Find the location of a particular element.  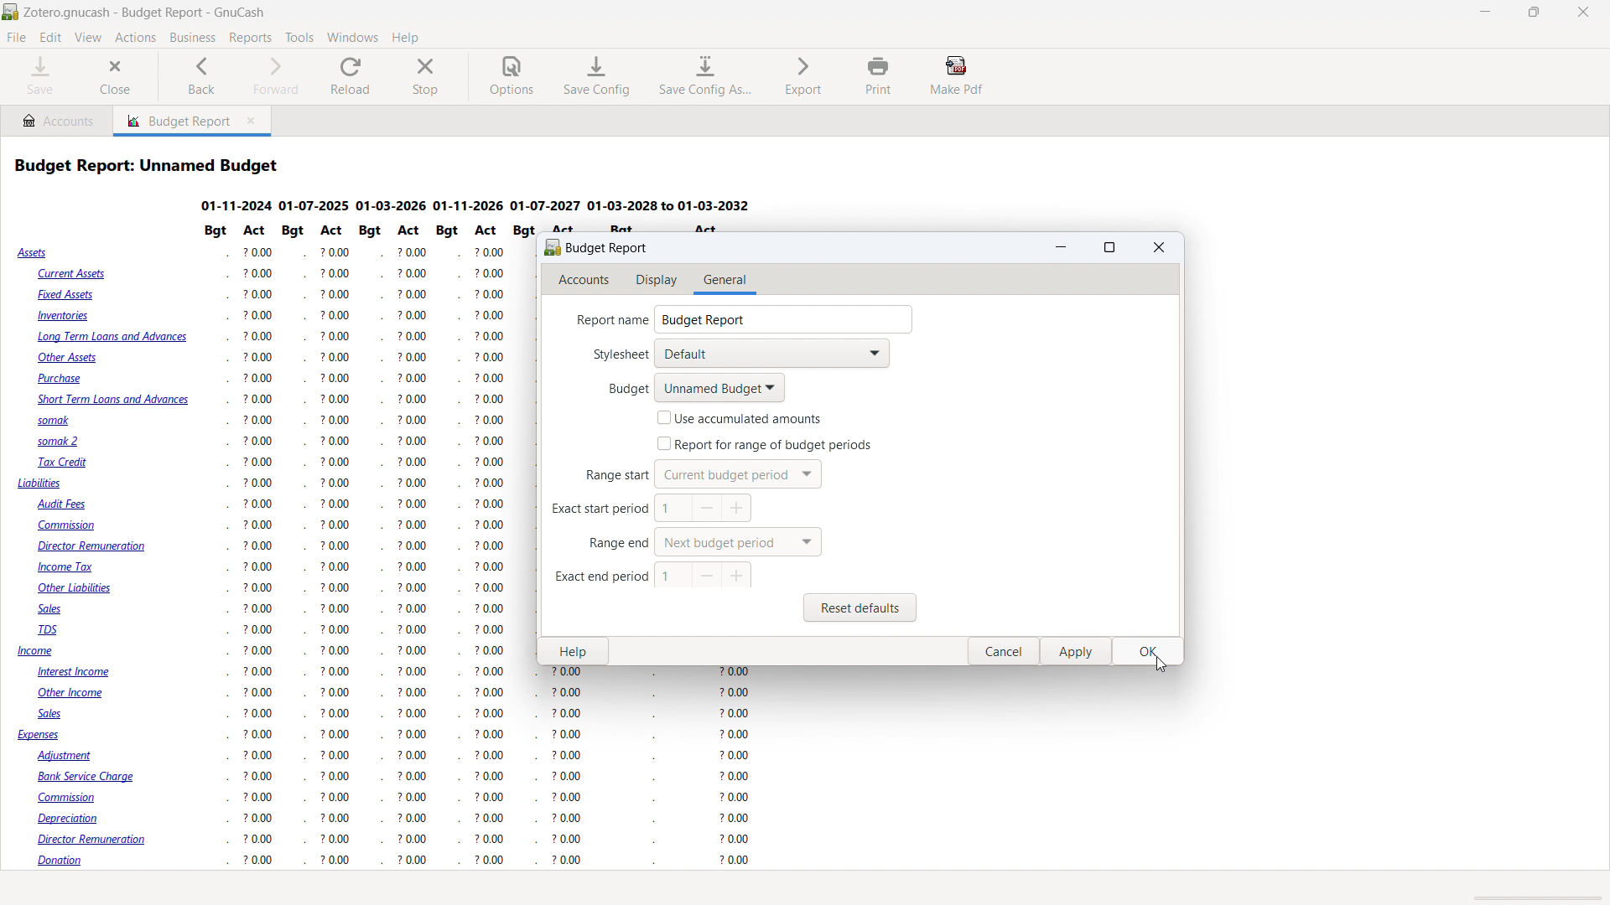

make pdf is located at coordinates (958, 75).